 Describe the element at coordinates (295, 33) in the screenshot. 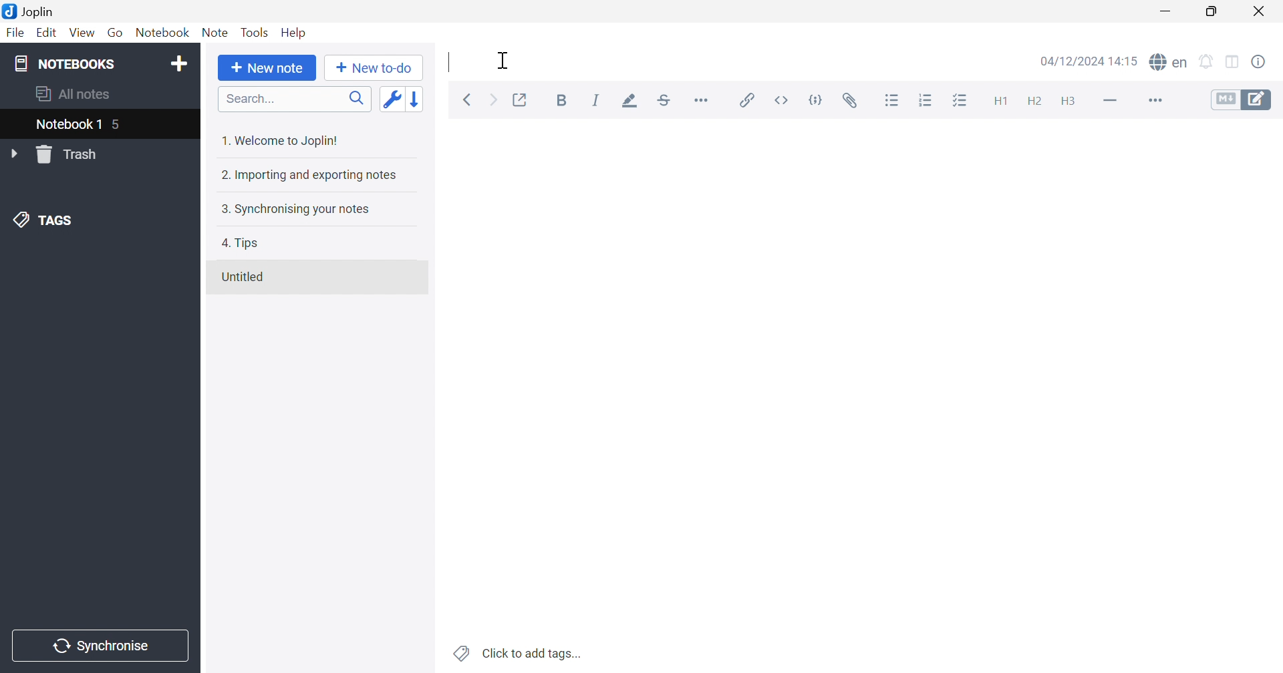

I see `Help` at that location.